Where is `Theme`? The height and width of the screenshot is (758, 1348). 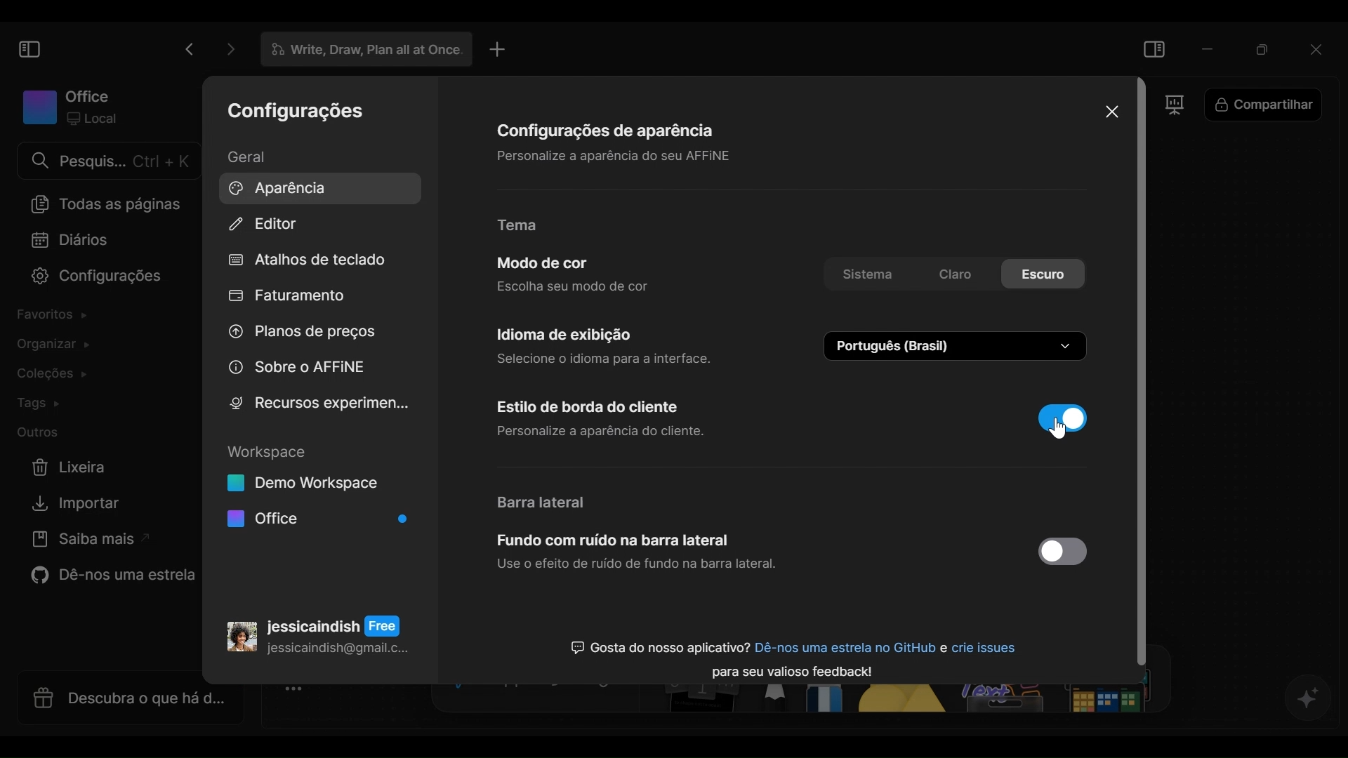
Theme is located at coordinates (528, 226).